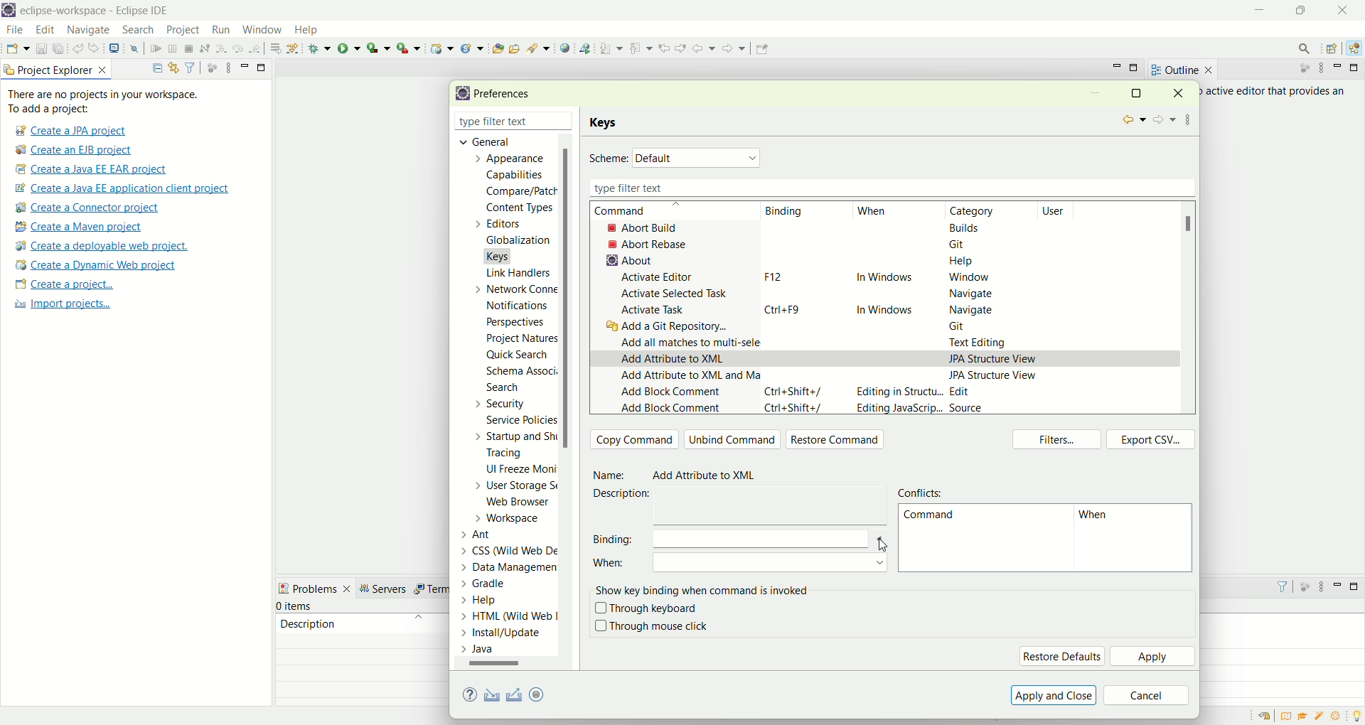 Image resolution: width=1365 pixels, height=725 pixels. What do you see at coordinates (1302, 716) in the screenshot?
I see `tutorials` at bounding box center [1302, 716].